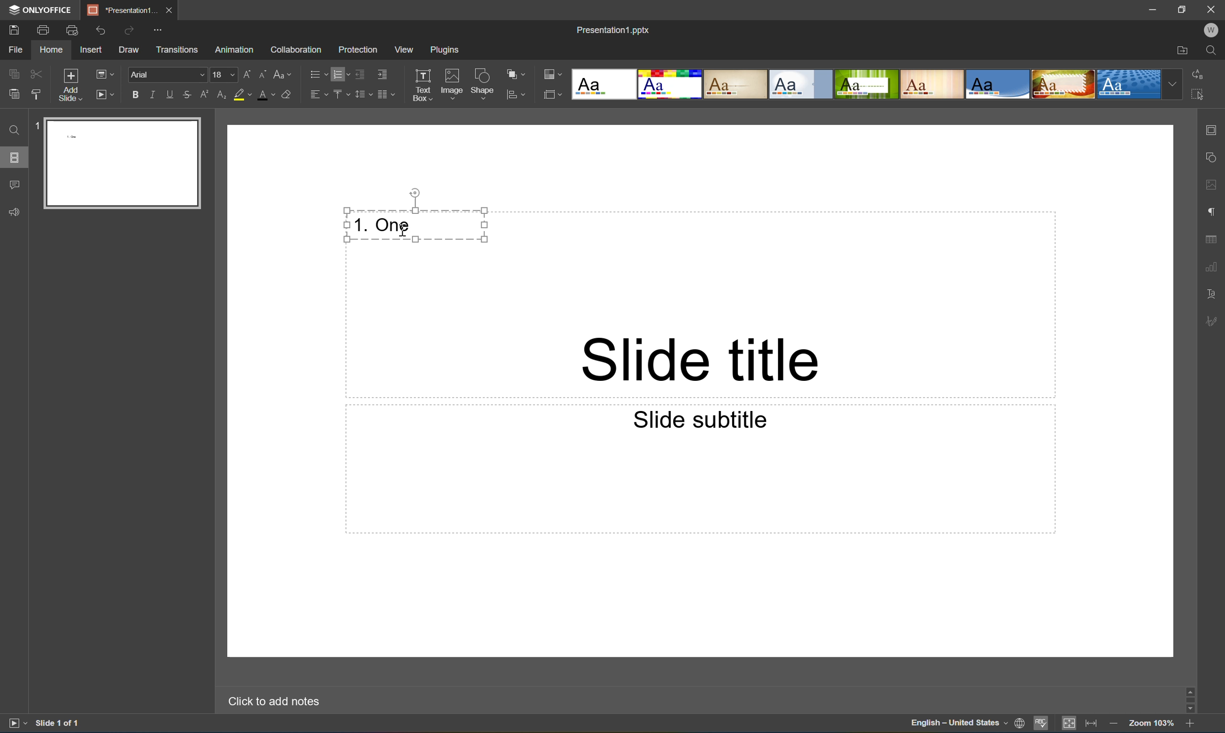 This screenshot has height=733, width=1225. Describe the element at coordinates (12, 29) in the screenshot. I see `Save` at that location.